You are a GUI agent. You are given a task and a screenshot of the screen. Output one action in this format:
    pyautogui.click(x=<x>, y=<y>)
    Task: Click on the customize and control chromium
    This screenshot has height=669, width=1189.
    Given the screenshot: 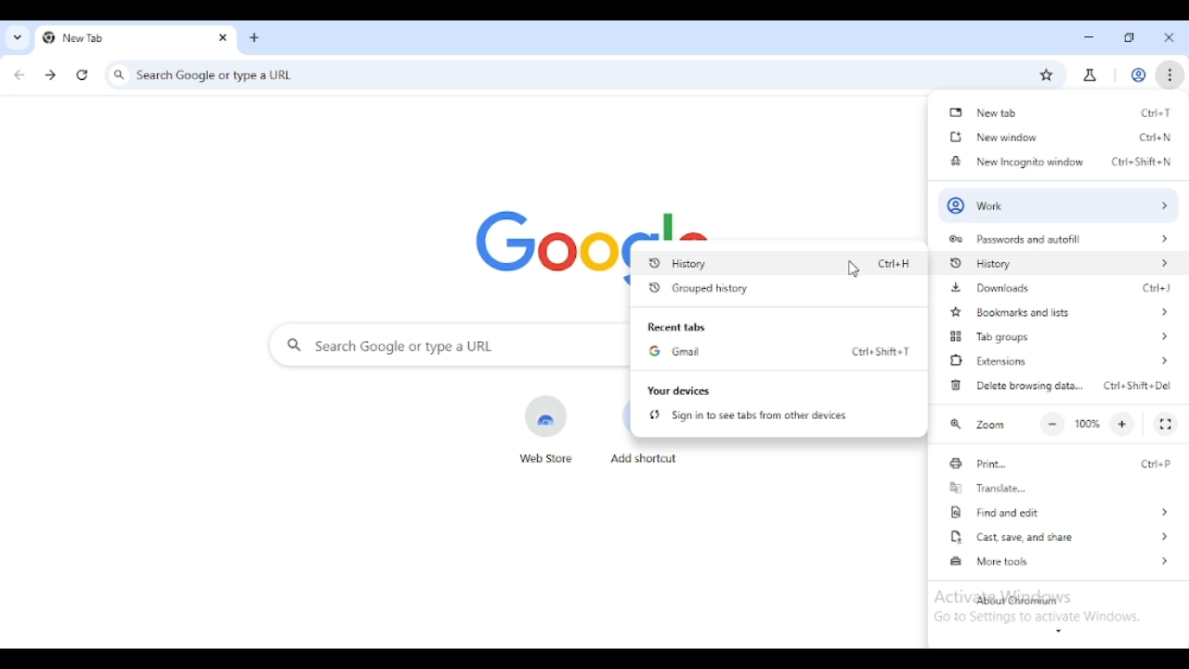 What is the action you would take?
    pyautogui.click(x=1169, y=73)
    